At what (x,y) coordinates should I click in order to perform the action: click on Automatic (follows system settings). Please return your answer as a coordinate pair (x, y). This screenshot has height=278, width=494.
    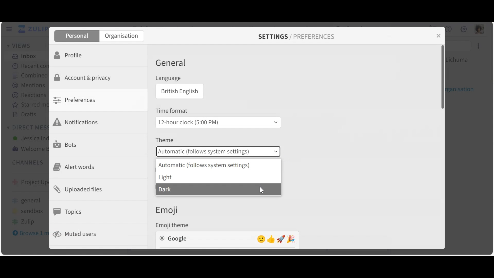
    Looking at the image, I should click on (217, 165).